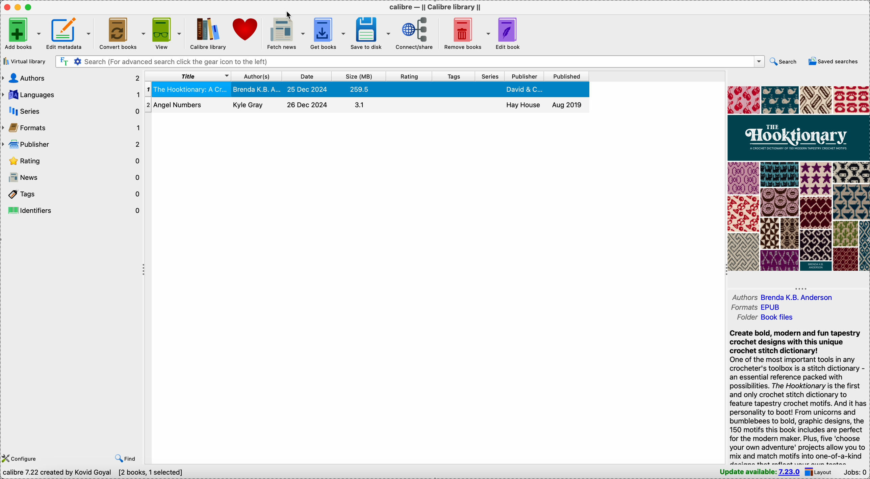  I want to click on get books, so click(327, 34).